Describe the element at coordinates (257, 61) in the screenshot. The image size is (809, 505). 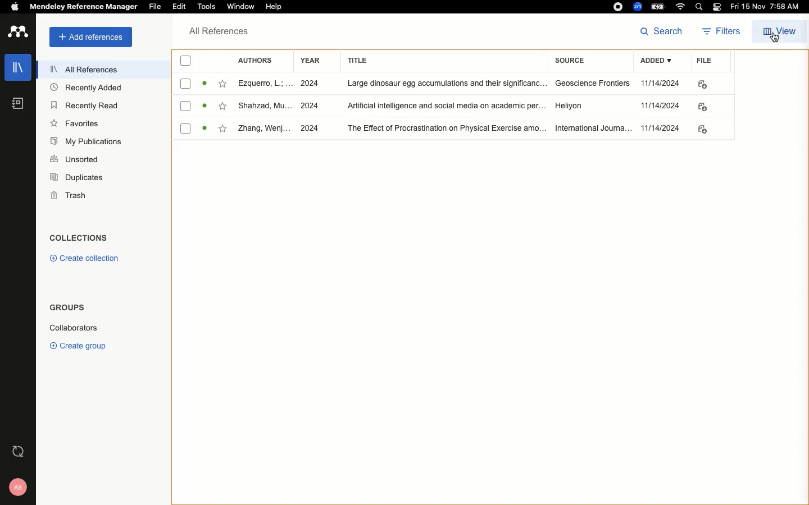
I see `Authors` at that location.